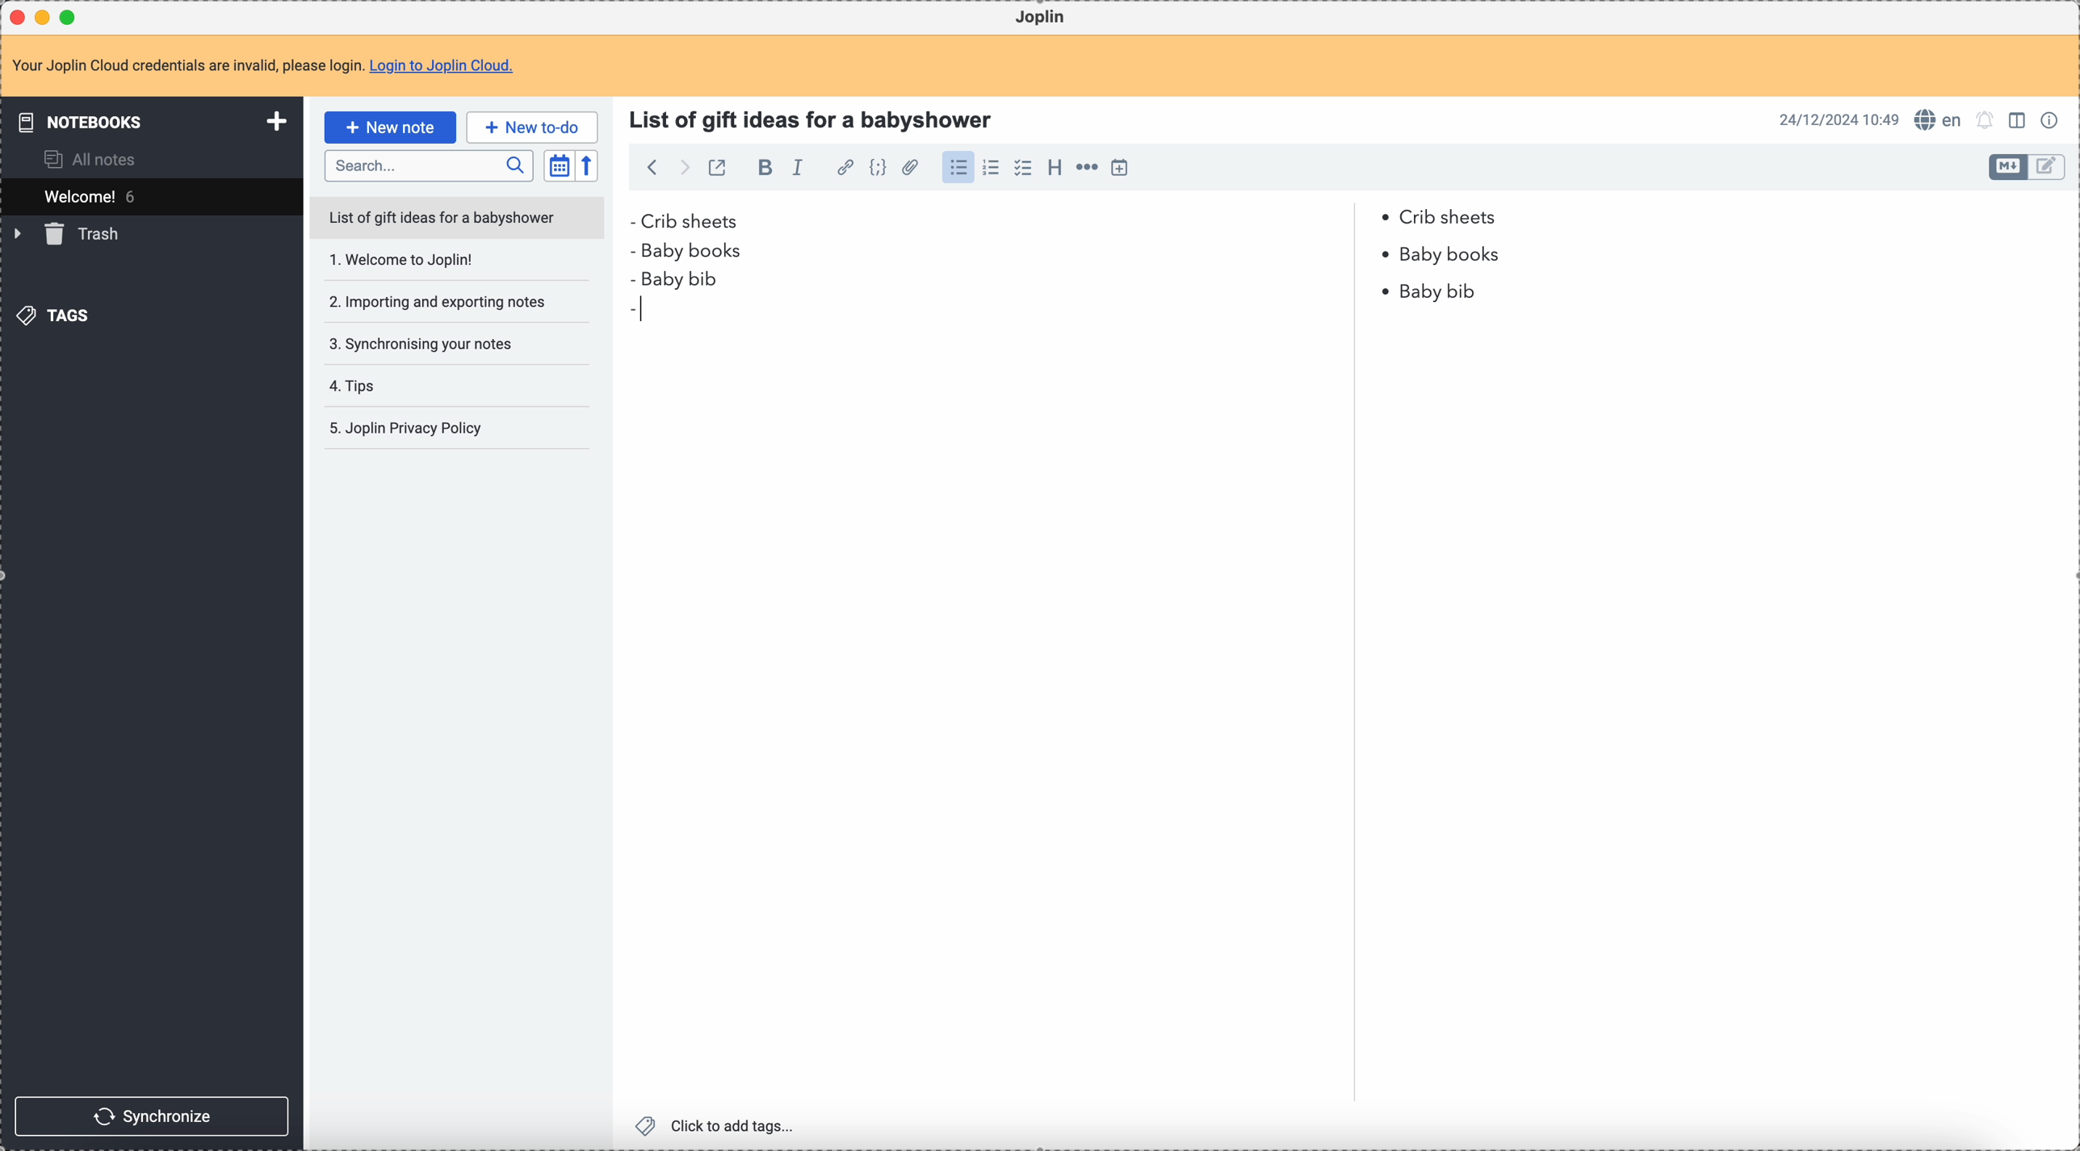  I want to click on toggle edit layout, so click(2007, 167).